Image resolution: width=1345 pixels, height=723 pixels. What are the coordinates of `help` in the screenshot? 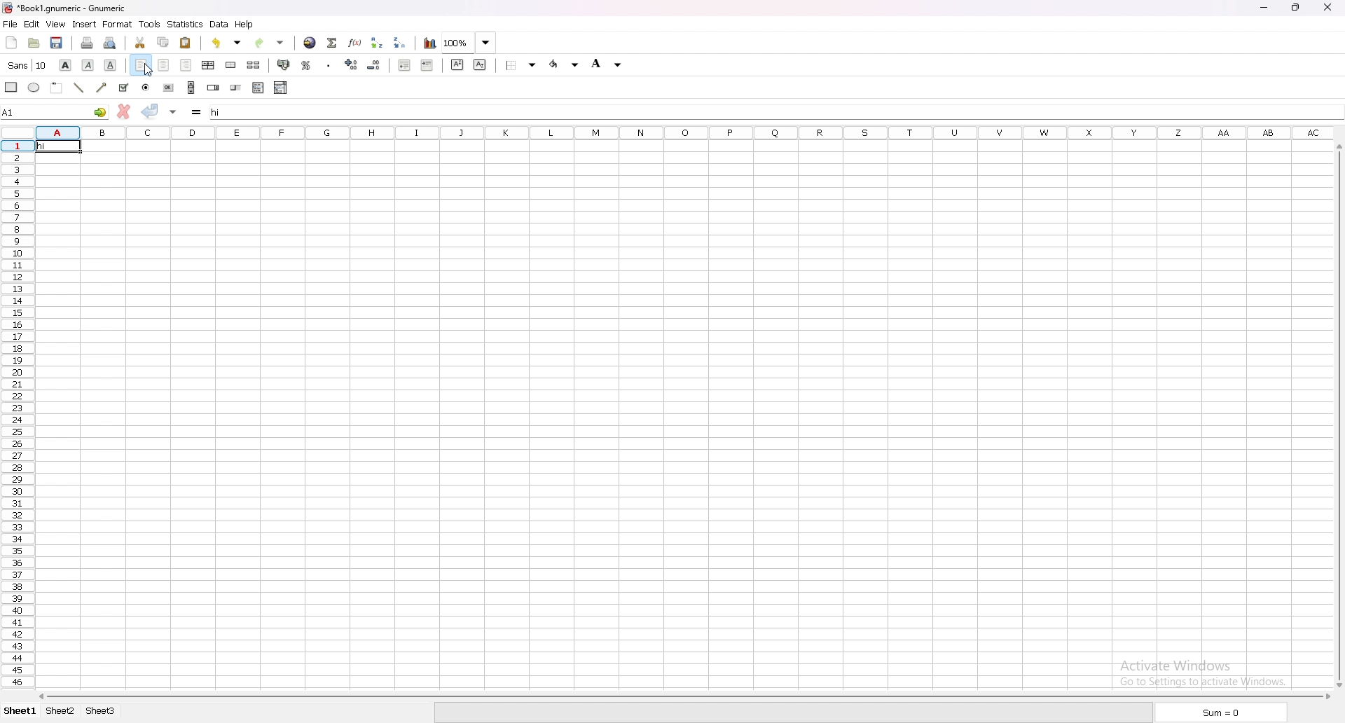 It's located at (245, 25).